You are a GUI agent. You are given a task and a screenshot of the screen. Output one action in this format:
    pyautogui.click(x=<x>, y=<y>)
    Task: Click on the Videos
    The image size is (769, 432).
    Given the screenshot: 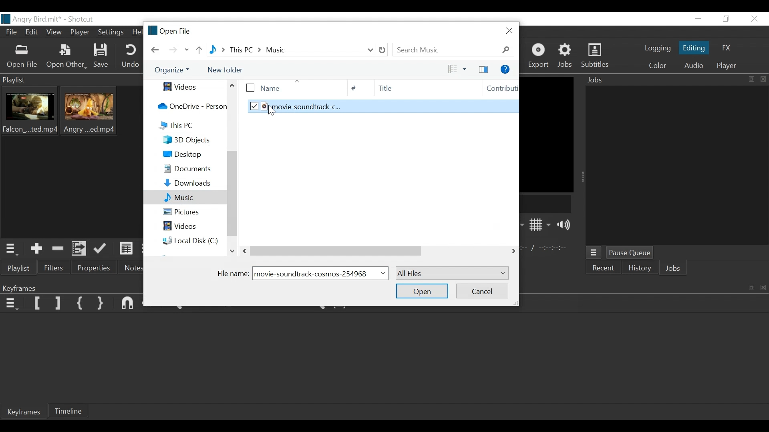 What is the action you would take?
    pyautogui.click(x=187, y=227)
    